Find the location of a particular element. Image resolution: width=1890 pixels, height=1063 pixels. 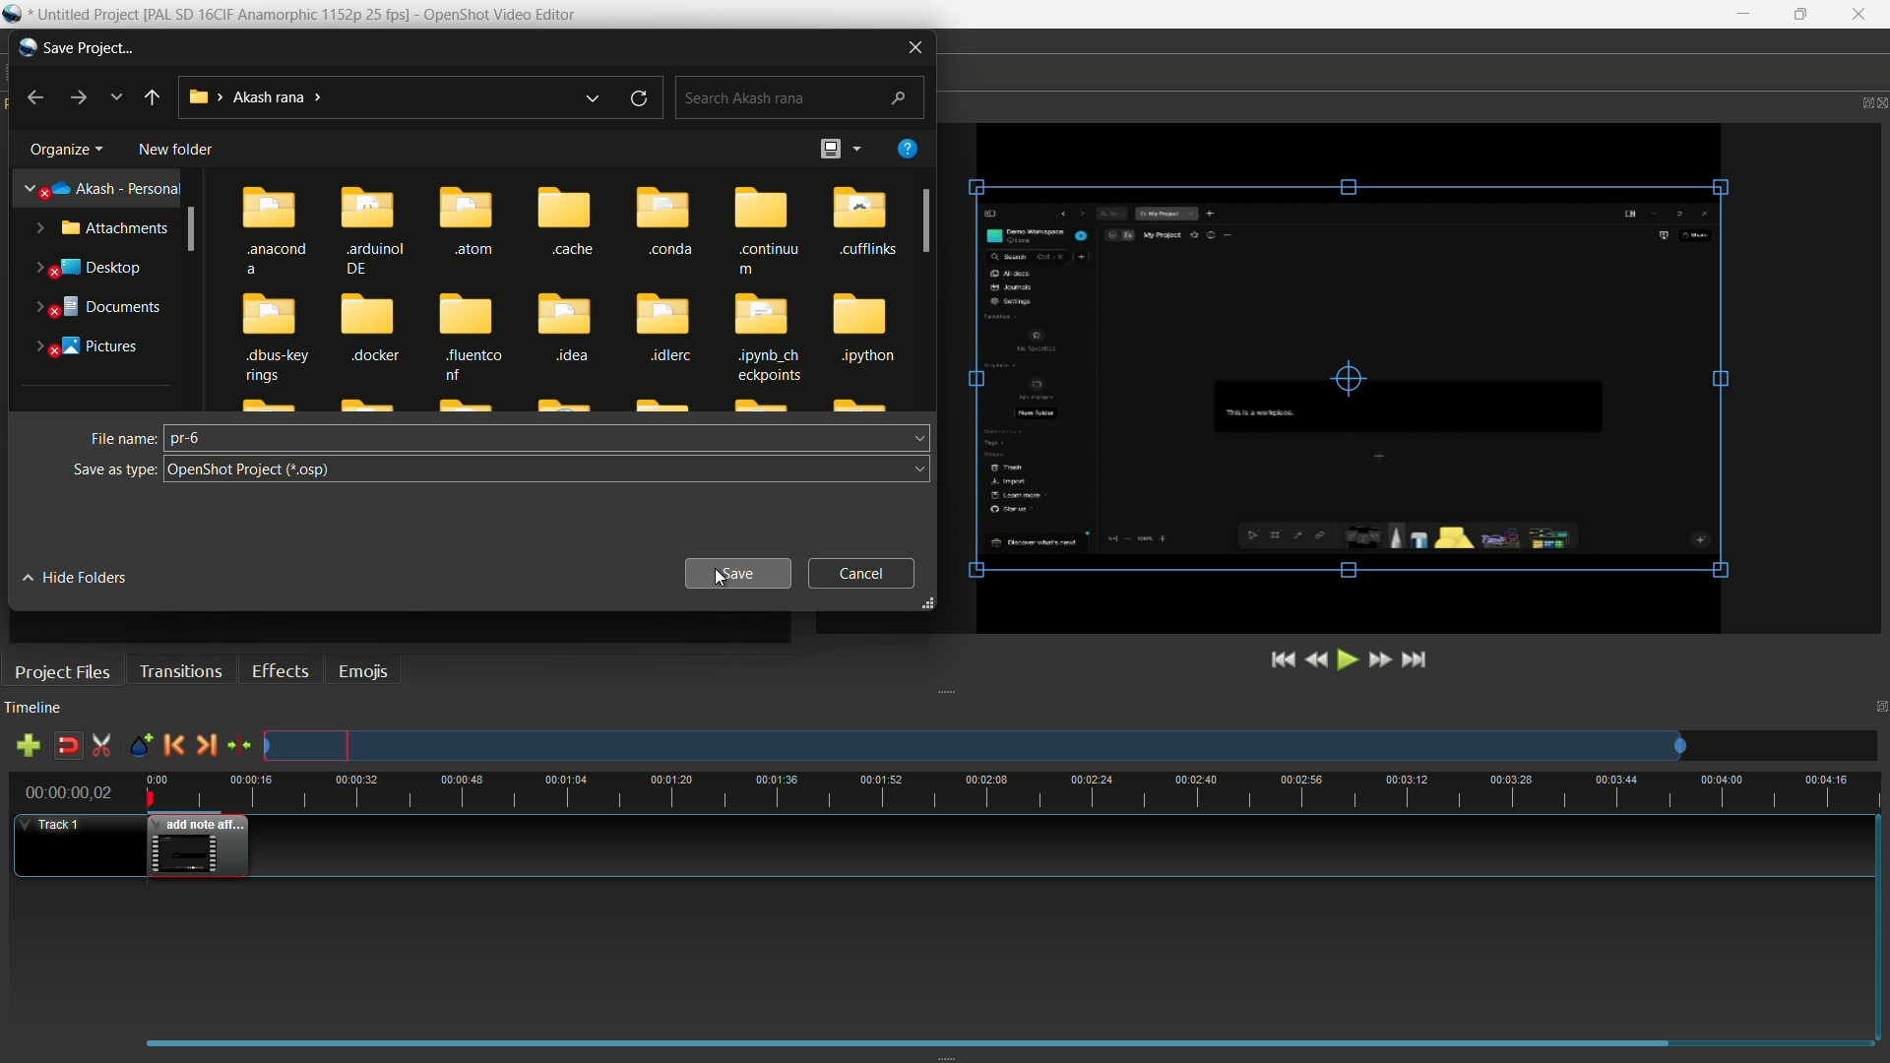

attachments is located at coordinates (103, 229).